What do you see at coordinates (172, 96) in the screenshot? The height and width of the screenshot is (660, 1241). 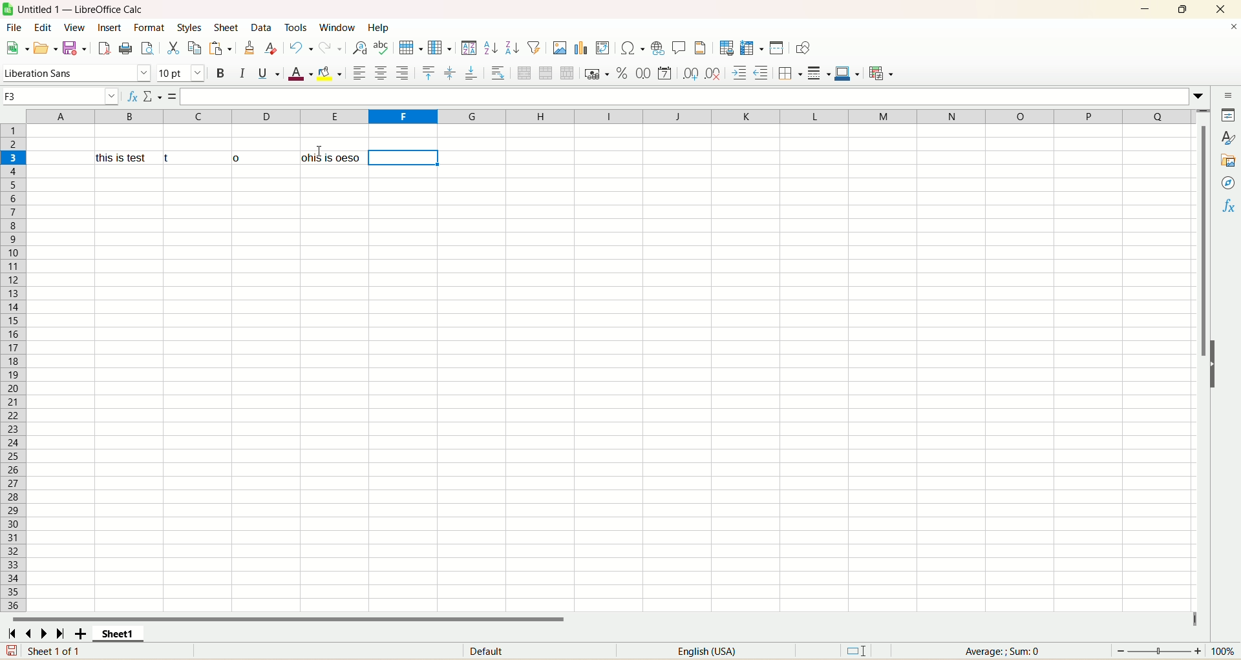 I see `formula` at bounding box center [172, 96].